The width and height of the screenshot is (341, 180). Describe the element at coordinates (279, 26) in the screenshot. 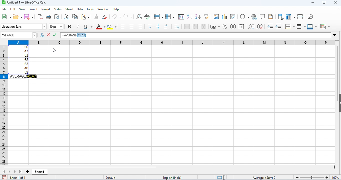

I see `decrease indent` at that location.